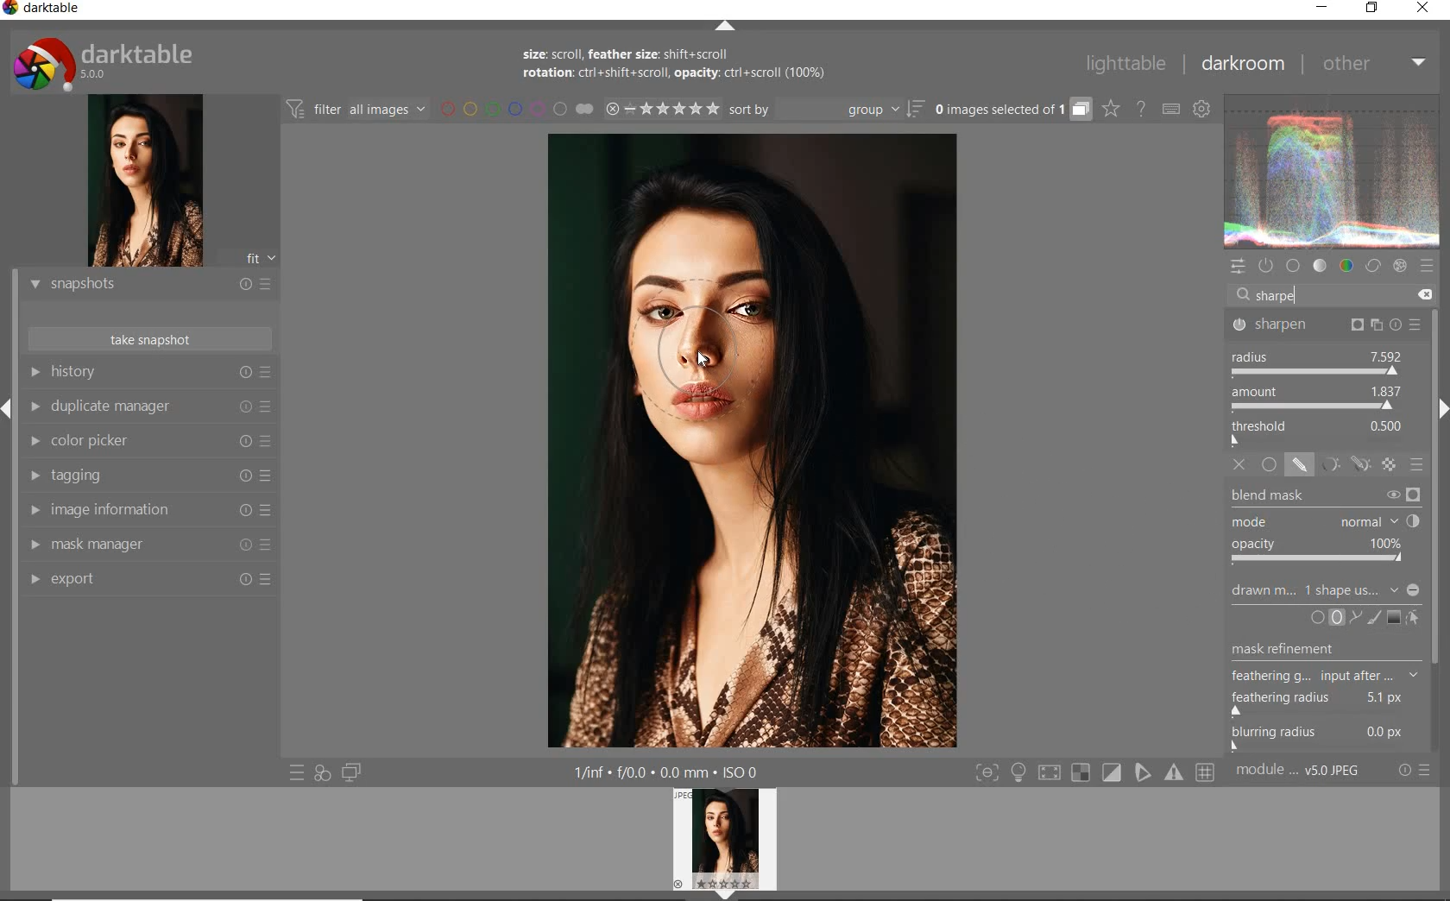 This screenshot has width=1450, height=901. I want to click on OPACITY, so click(1323, 551).